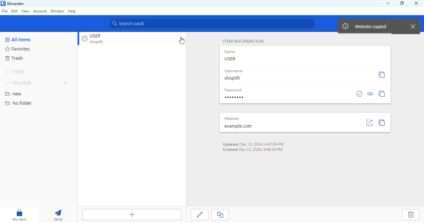  Describe the element at coordinates (14, 58) in the screenshot. I see `trash` at that location.